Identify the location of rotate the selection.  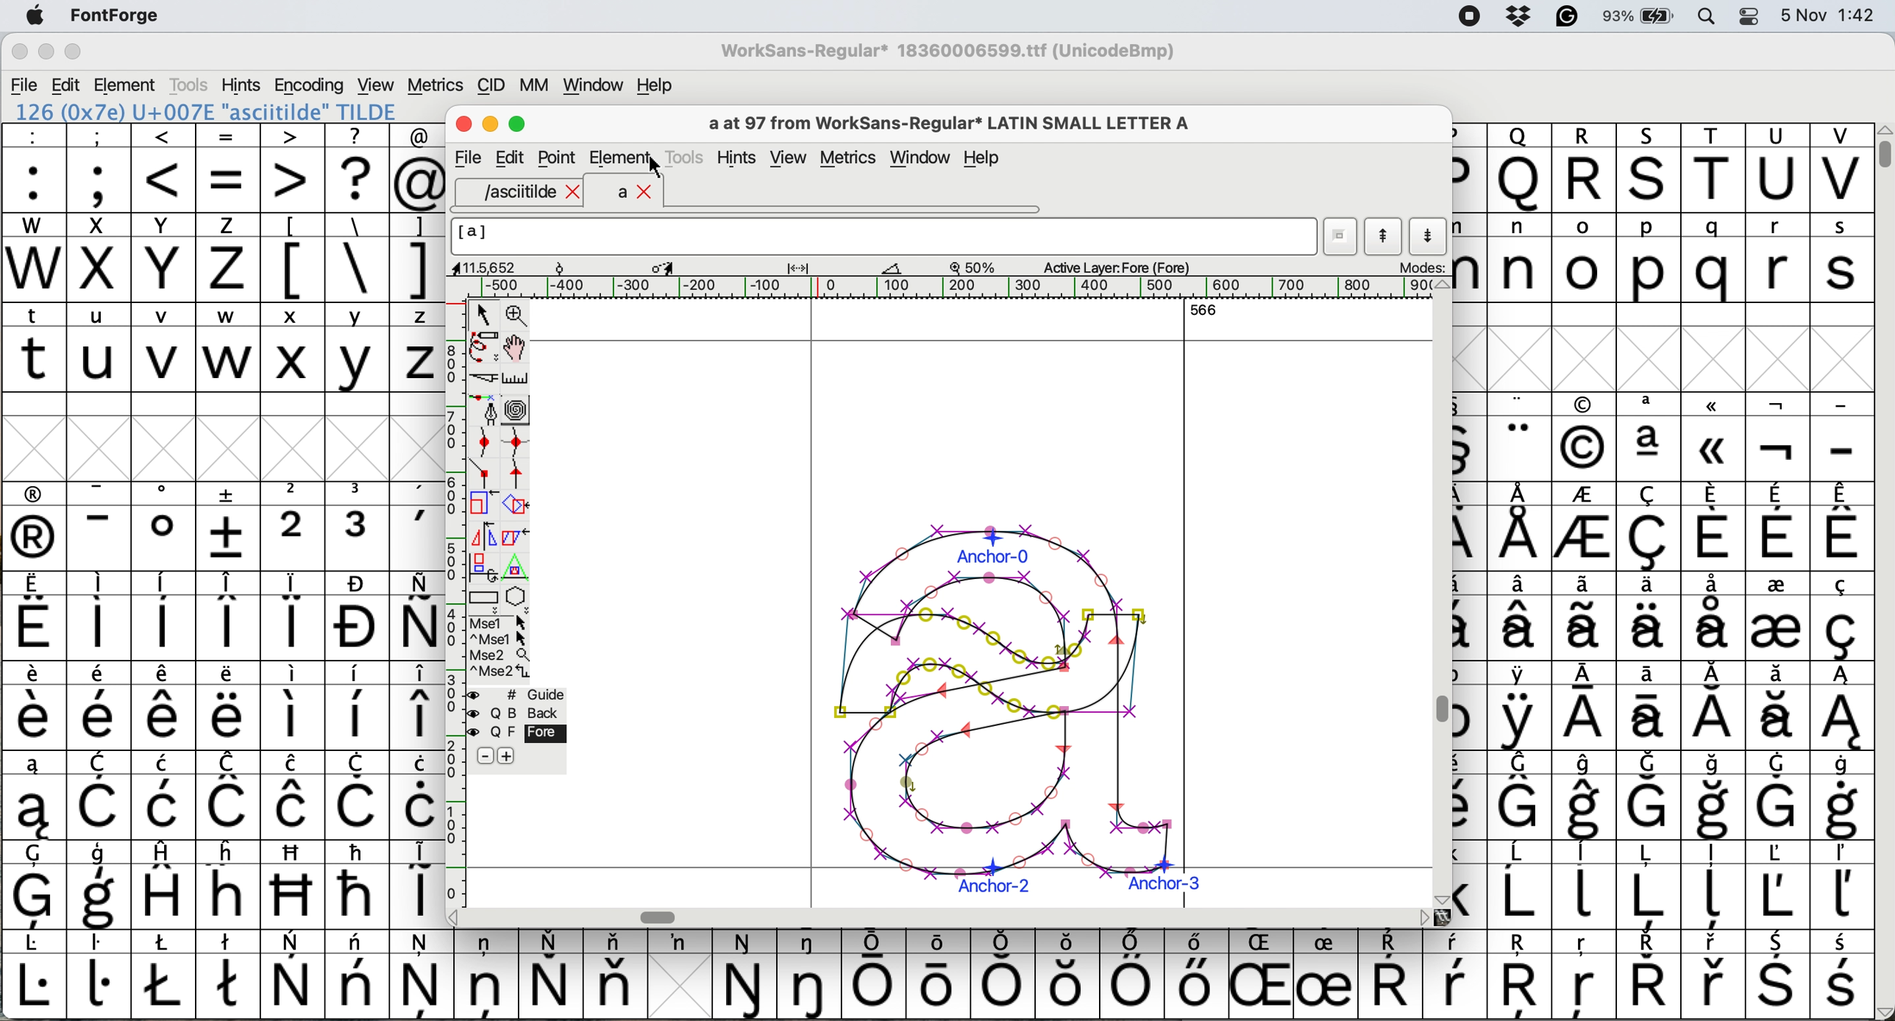
(523, 506).